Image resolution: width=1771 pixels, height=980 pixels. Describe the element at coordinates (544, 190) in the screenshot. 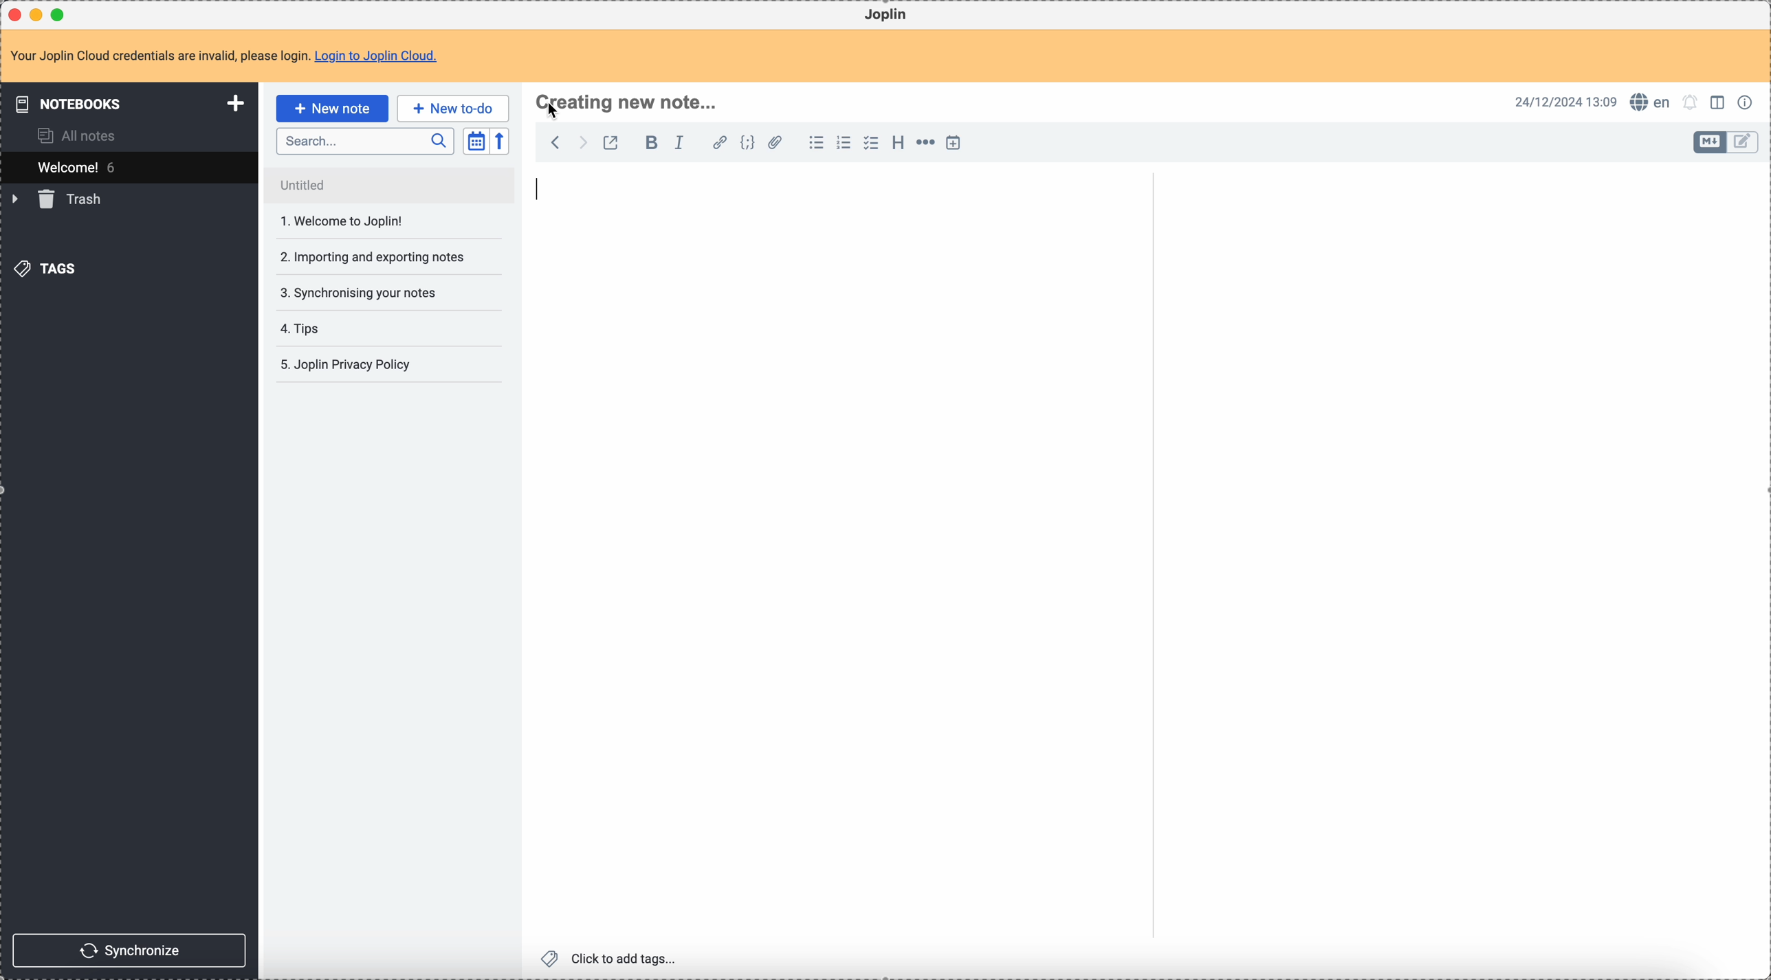

I see `type` at that location.